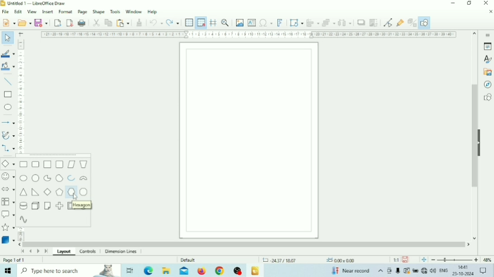  Describe the element at coordinates (487, 72) in the screenshot. I see `Gallery` at that location.